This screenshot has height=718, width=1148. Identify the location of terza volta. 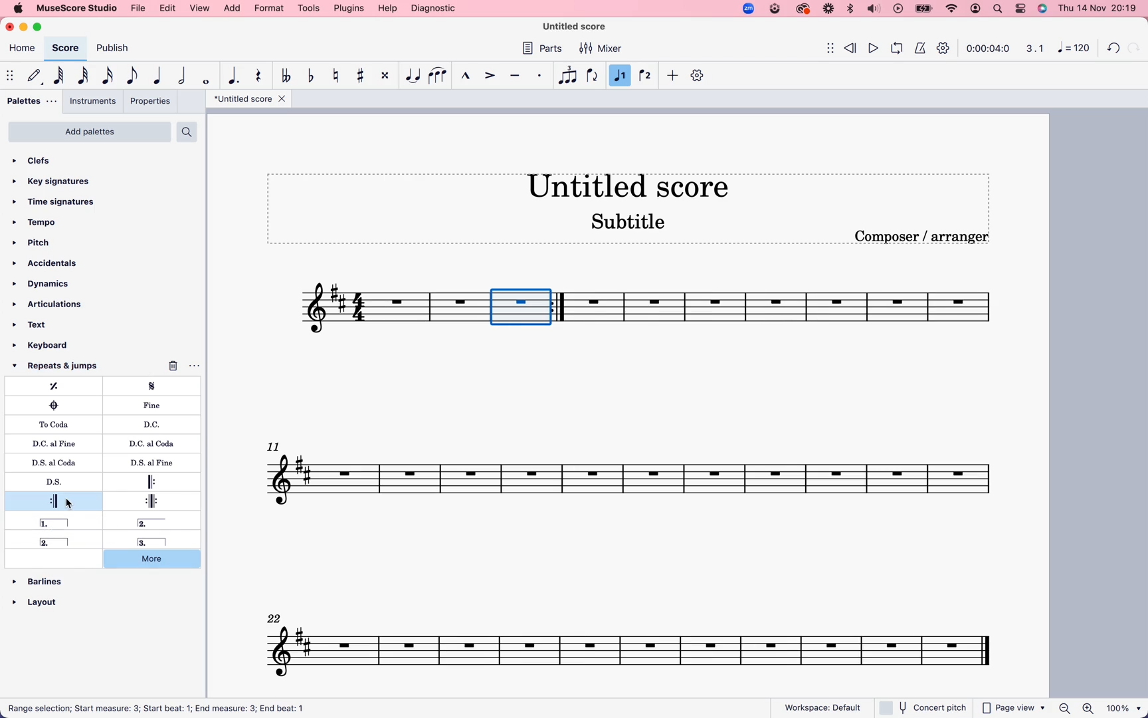
(148, 542).